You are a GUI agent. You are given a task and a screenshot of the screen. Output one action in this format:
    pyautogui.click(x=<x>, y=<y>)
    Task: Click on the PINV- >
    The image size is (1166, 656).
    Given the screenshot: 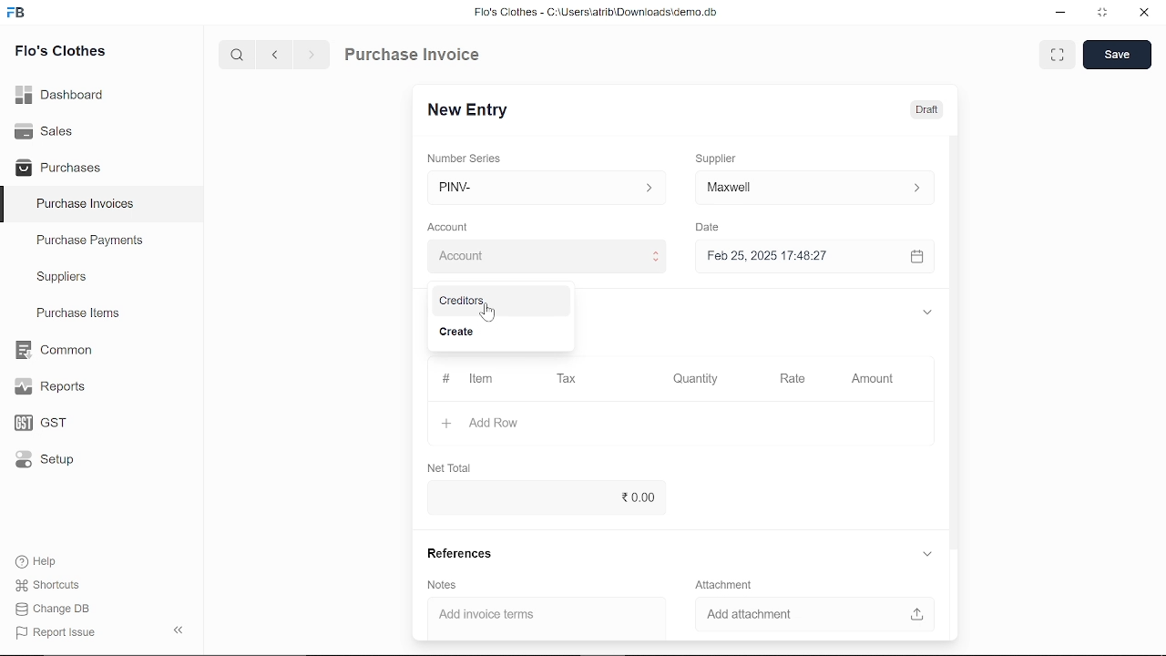 What is the action you would take?
    pyautogui.click(x=548, y=188)
    